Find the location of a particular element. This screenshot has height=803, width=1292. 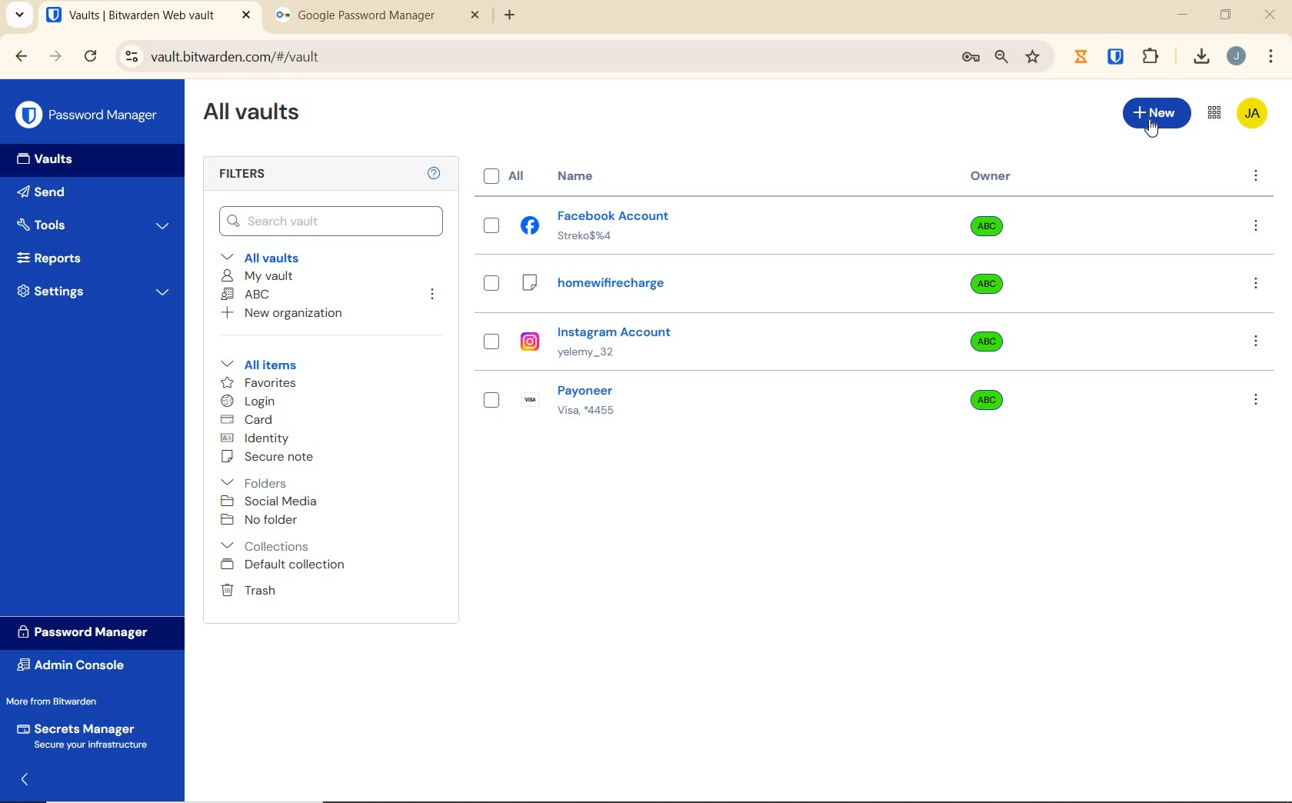

check box is located at coordinates (485, 349).